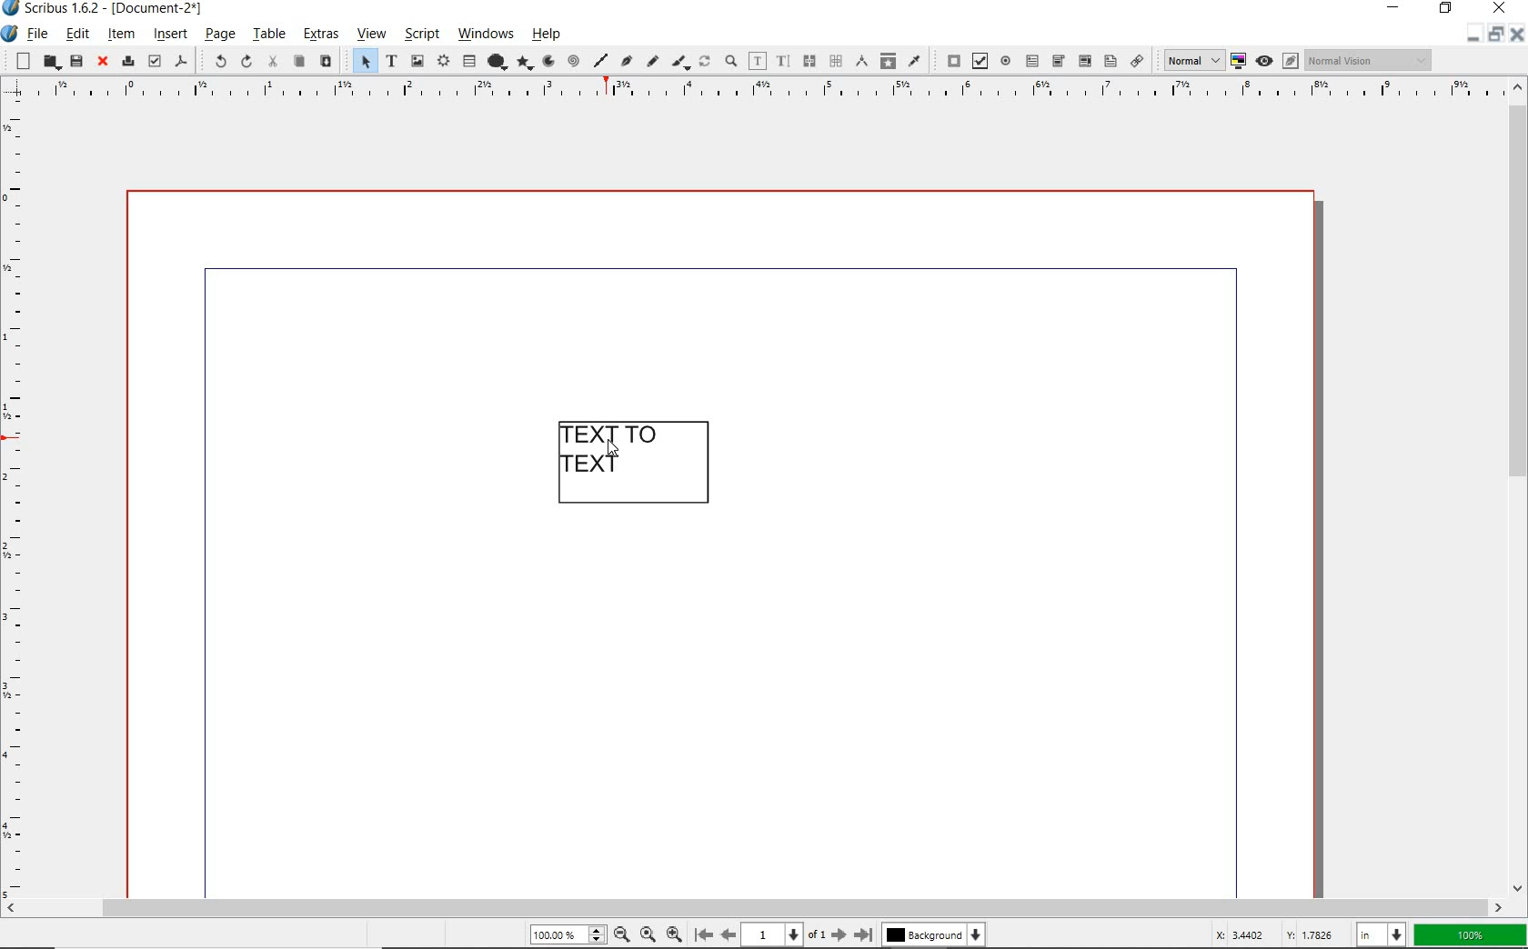  Describe the element at coordinates (638, 464) in the screenshot. I see `text frame` at that location.